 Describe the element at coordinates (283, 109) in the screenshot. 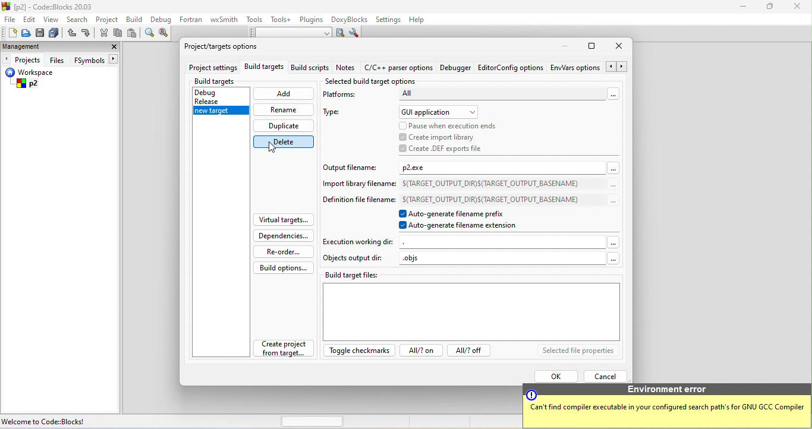

I see `rename` at that location.